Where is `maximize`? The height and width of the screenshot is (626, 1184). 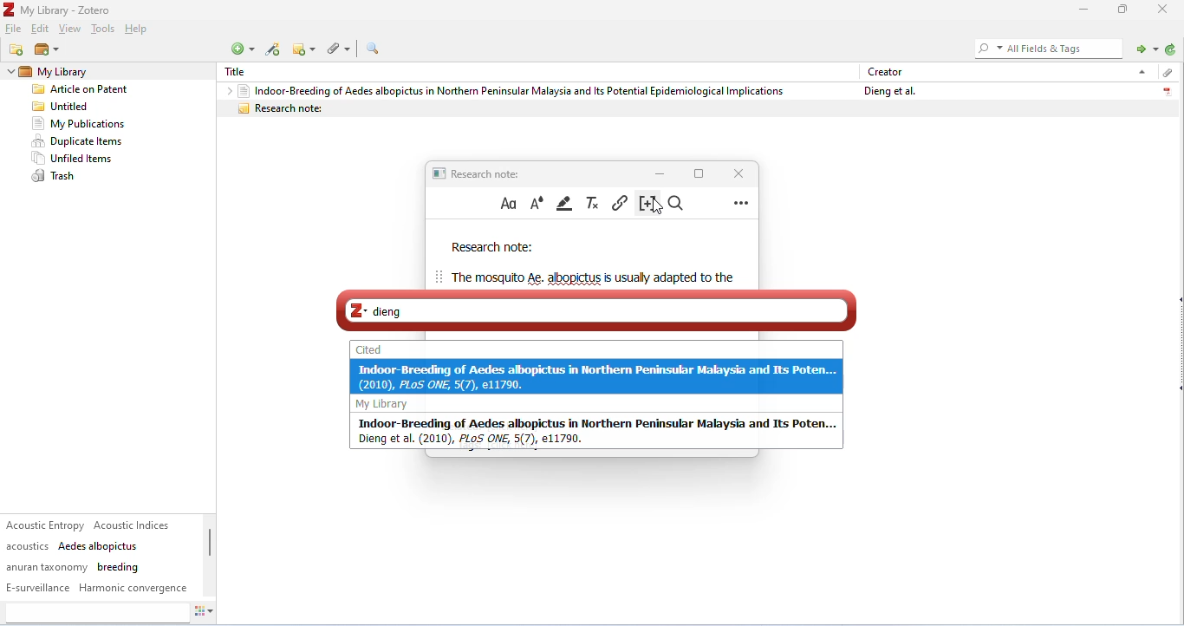 maximize is located at coordinates (699, 173).